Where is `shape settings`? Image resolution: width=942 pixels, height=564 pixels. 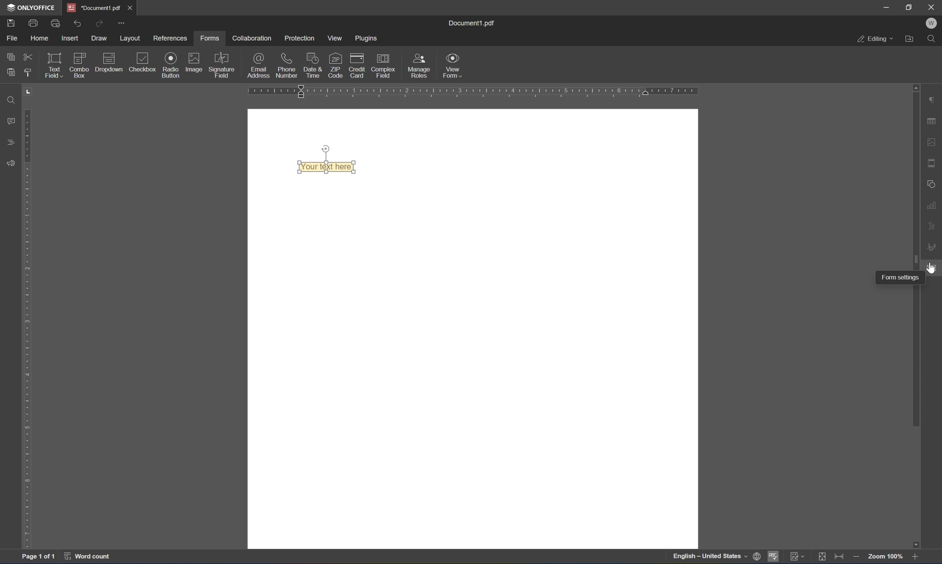 shape settings is located at coordinates (933, 184).